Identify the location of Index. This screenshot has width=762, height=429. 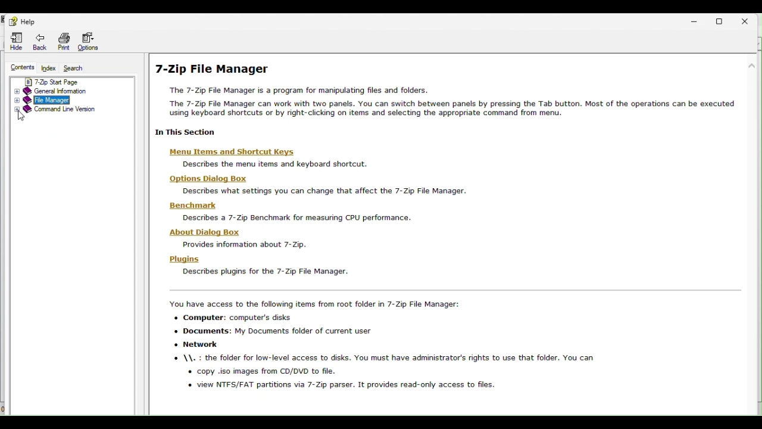
(49, 67).